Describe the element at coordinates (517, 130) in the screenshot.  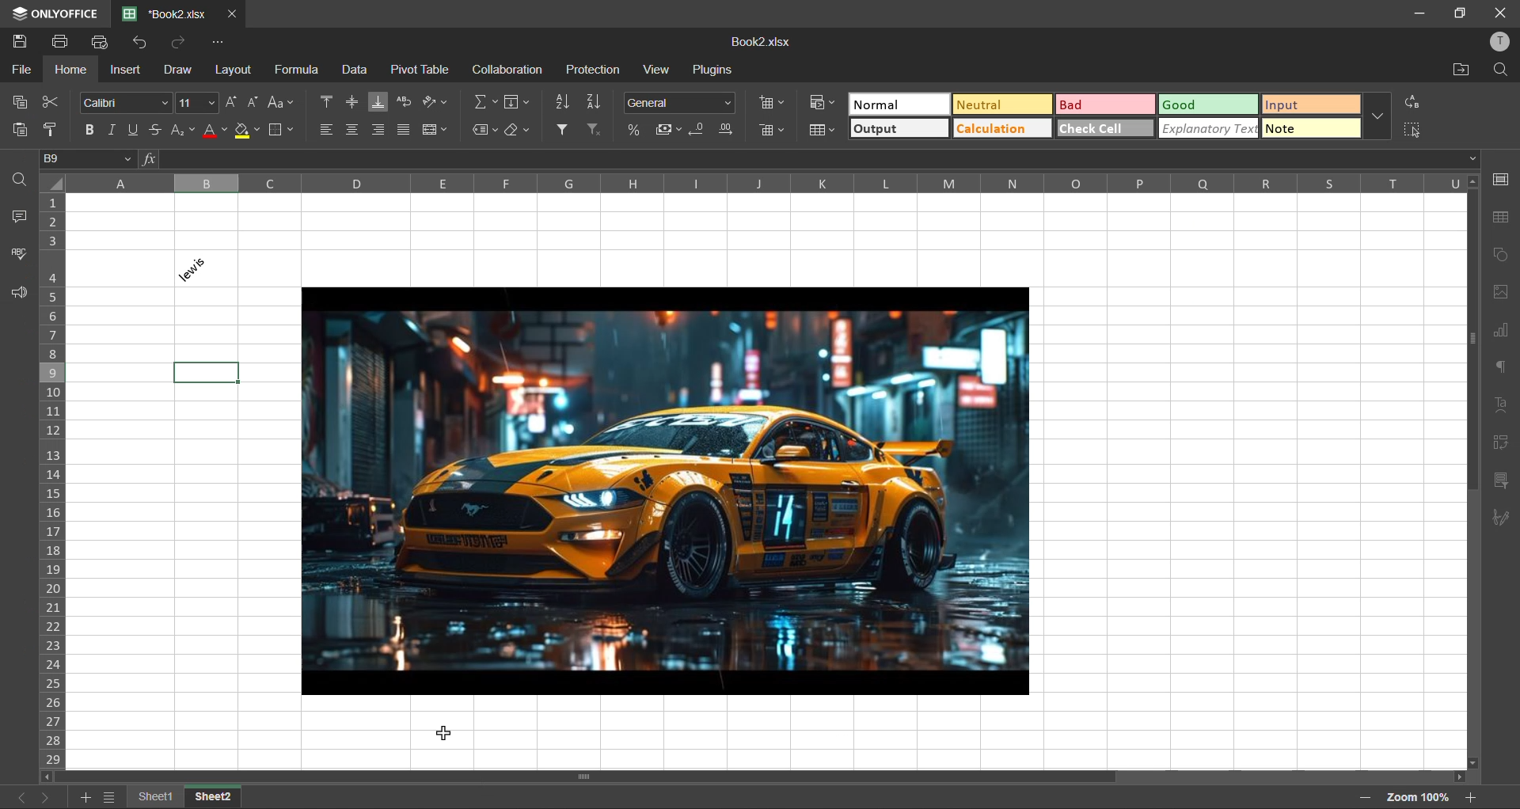
I see `clear` at that location.